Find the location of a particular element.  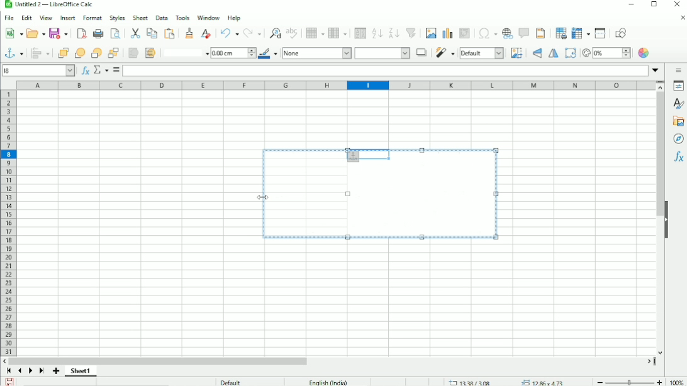

Insert comment is located at coordinates (523, 33).